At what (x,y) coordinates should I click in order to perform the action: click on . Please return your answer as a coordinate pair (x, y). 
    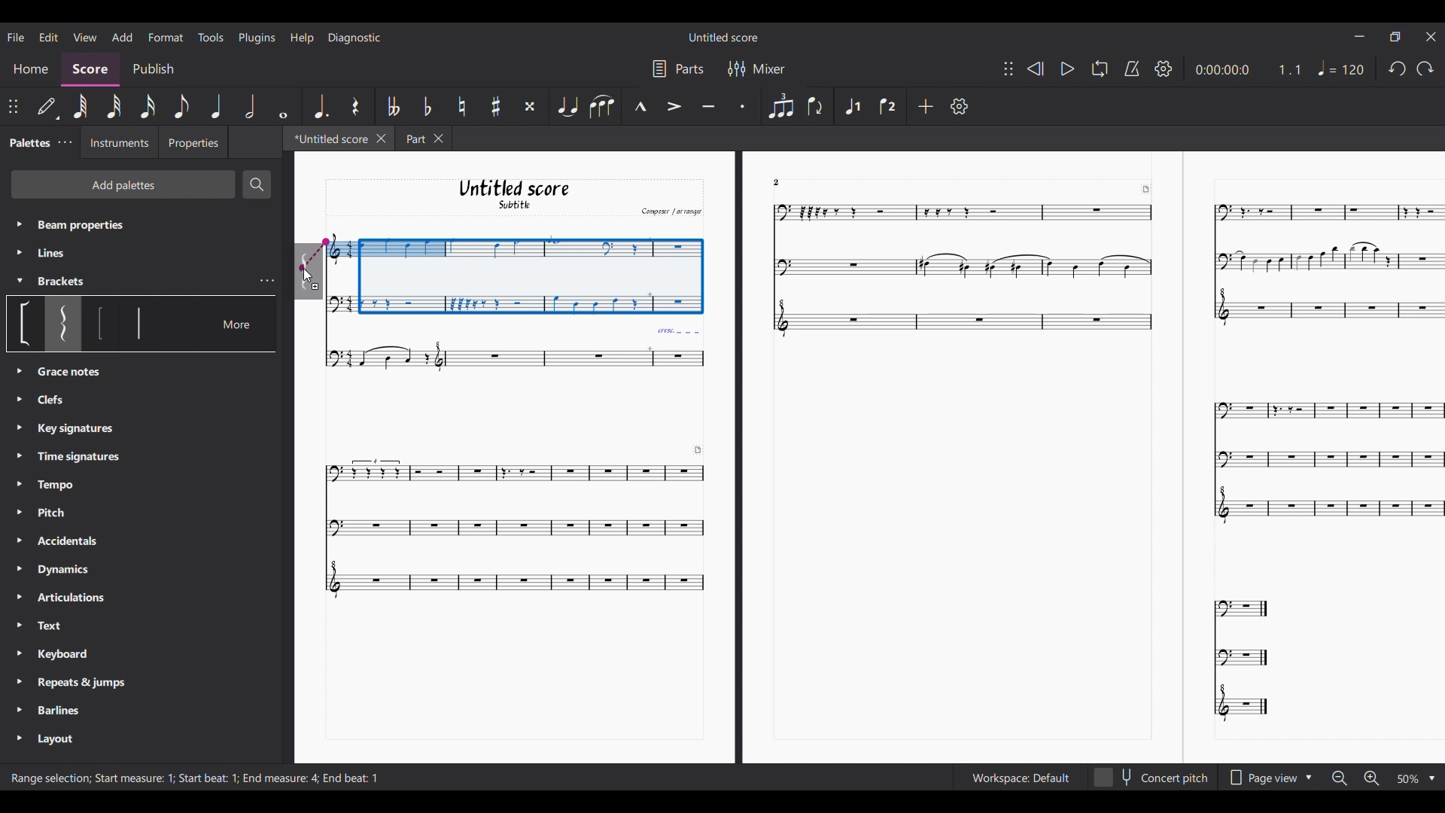
    Looking at the image, I should click on (1241, 656).